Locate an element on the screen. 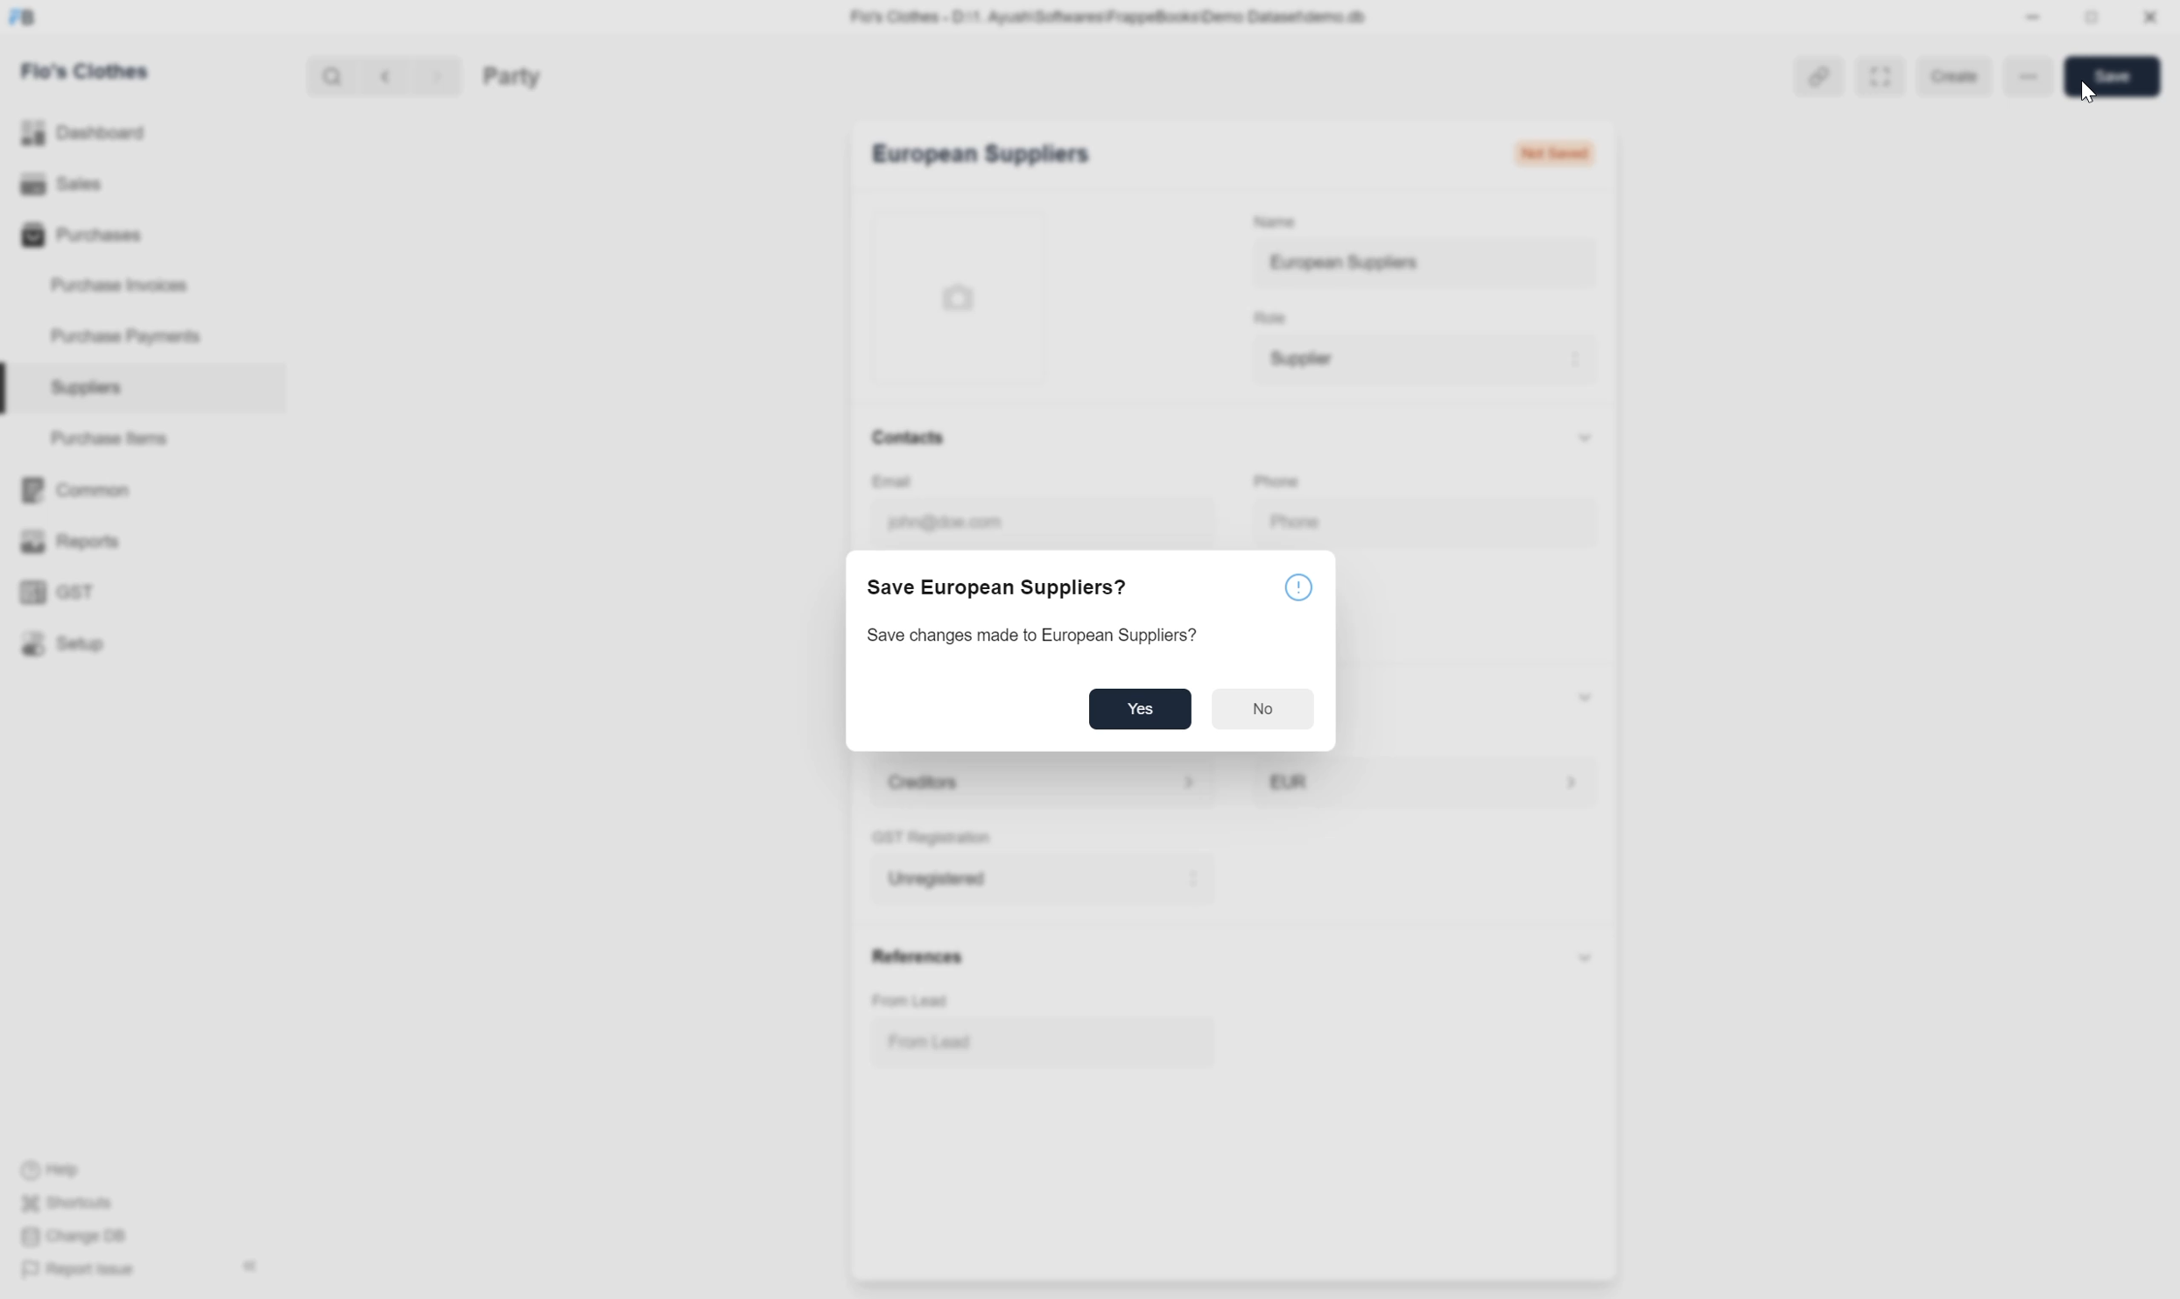 The width and height of the screenshot is (2180, 1299). change DB is located at coordinates (74, 1236).